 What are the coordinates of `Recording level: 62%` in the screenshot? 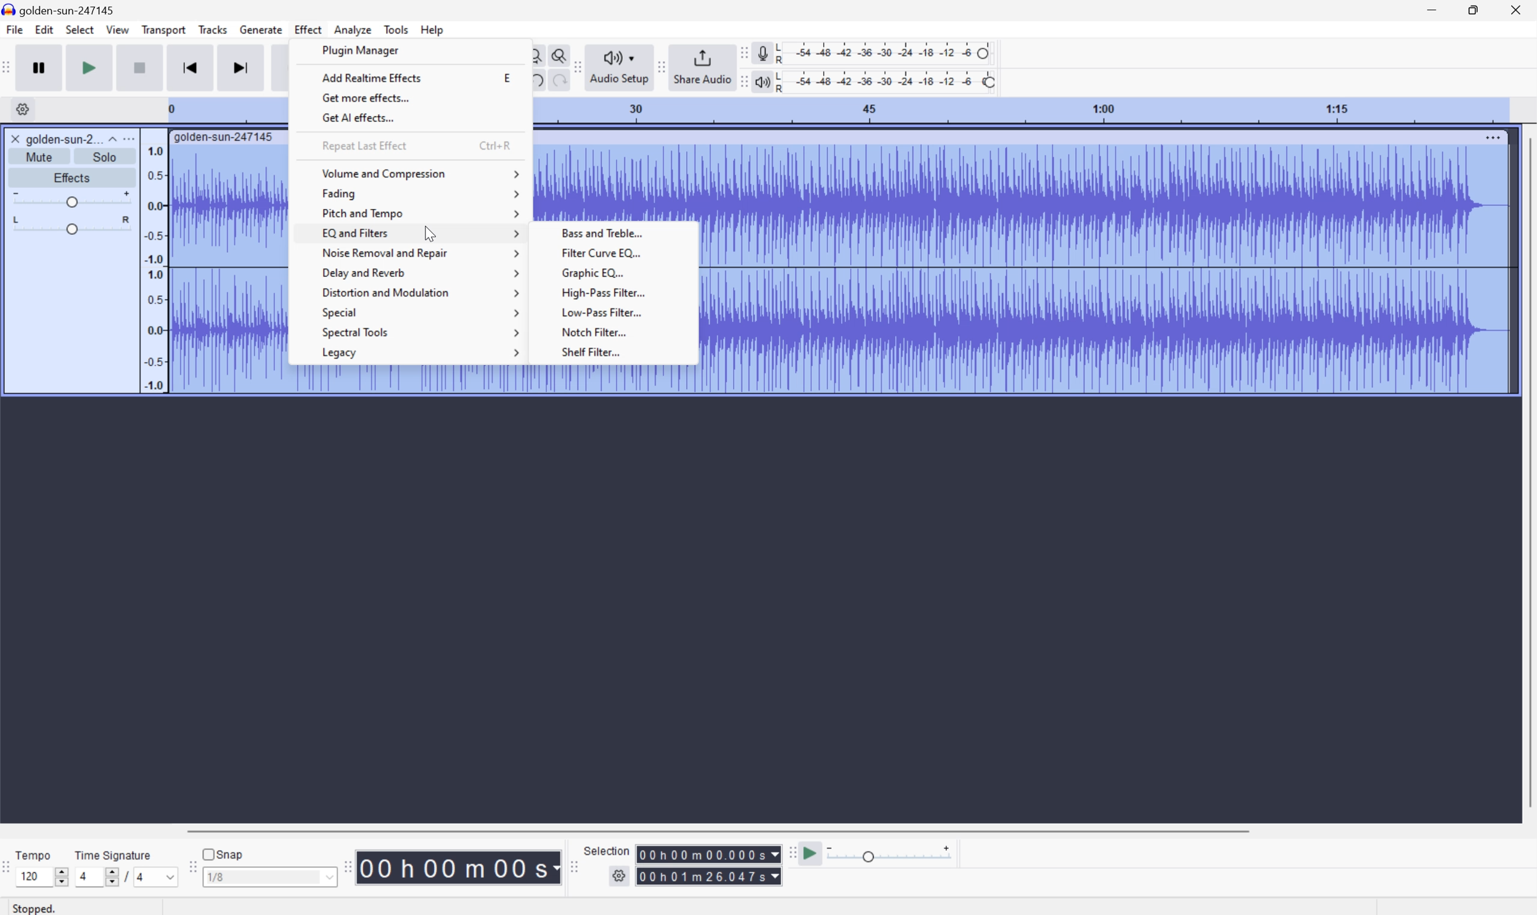 It's located at (886, 53).